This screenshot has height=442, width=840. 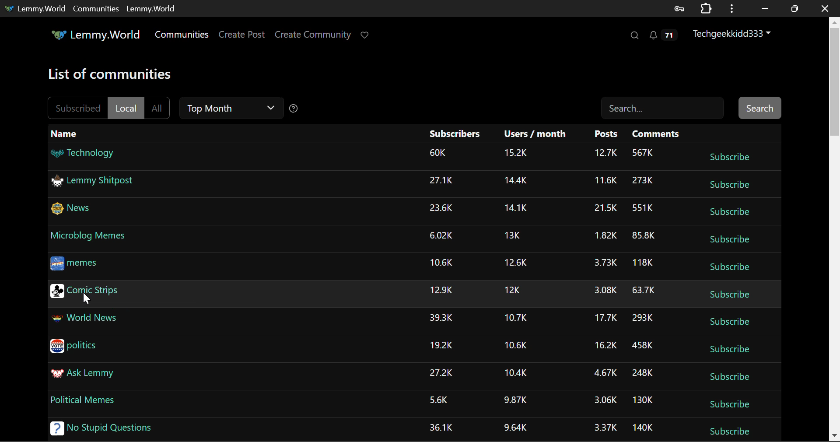 I want to click on Communities, so click(x=183, y=36).